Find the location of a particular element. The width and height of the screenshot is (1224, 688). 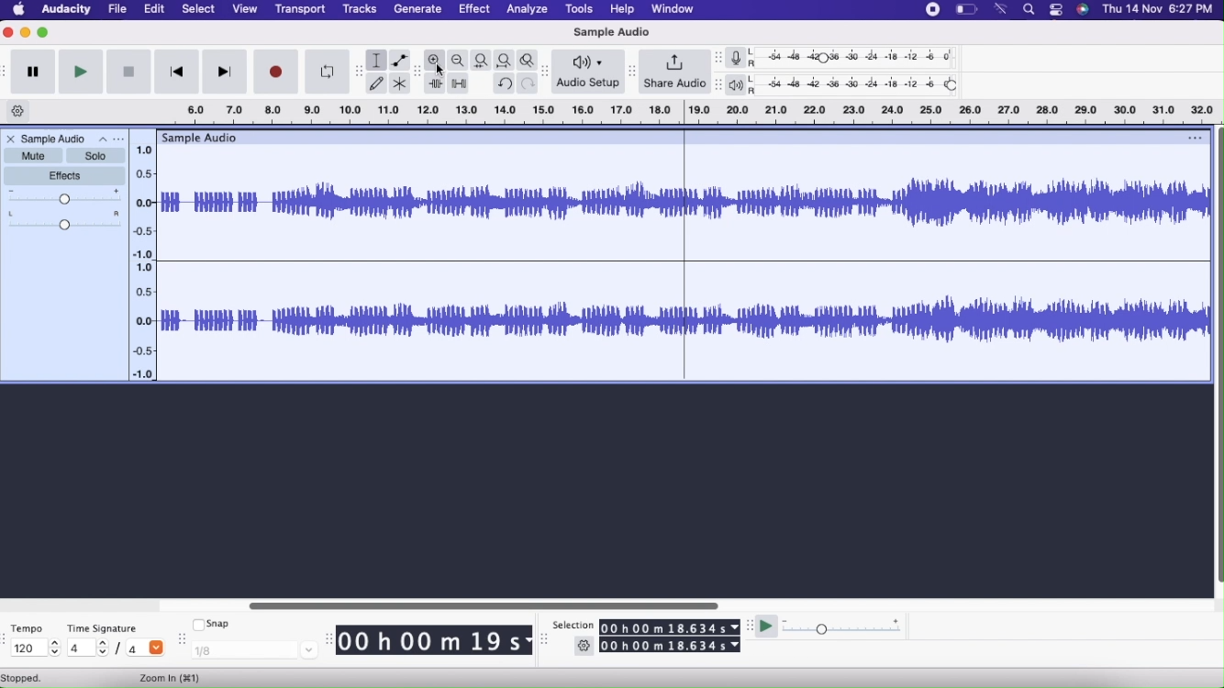

Skip to start is located at coordinates (177, 72).